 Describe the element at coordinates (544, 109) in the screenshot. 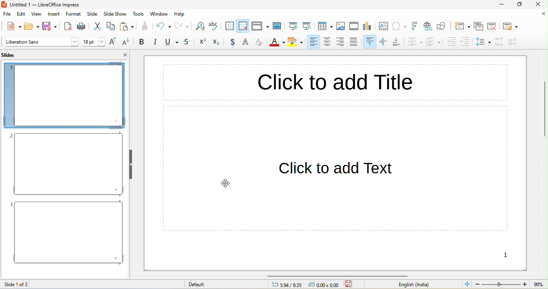

I see `vertical scroll bar` at that location.